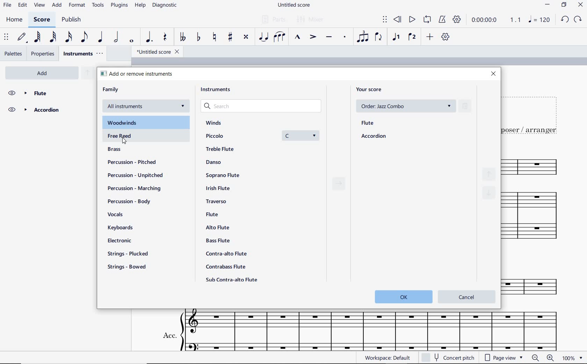 The width and height of the screenshot is (587, 364). Describe the element at coordinates (138, 74) in the screenshot. I see `add or remove instruments` at that location.